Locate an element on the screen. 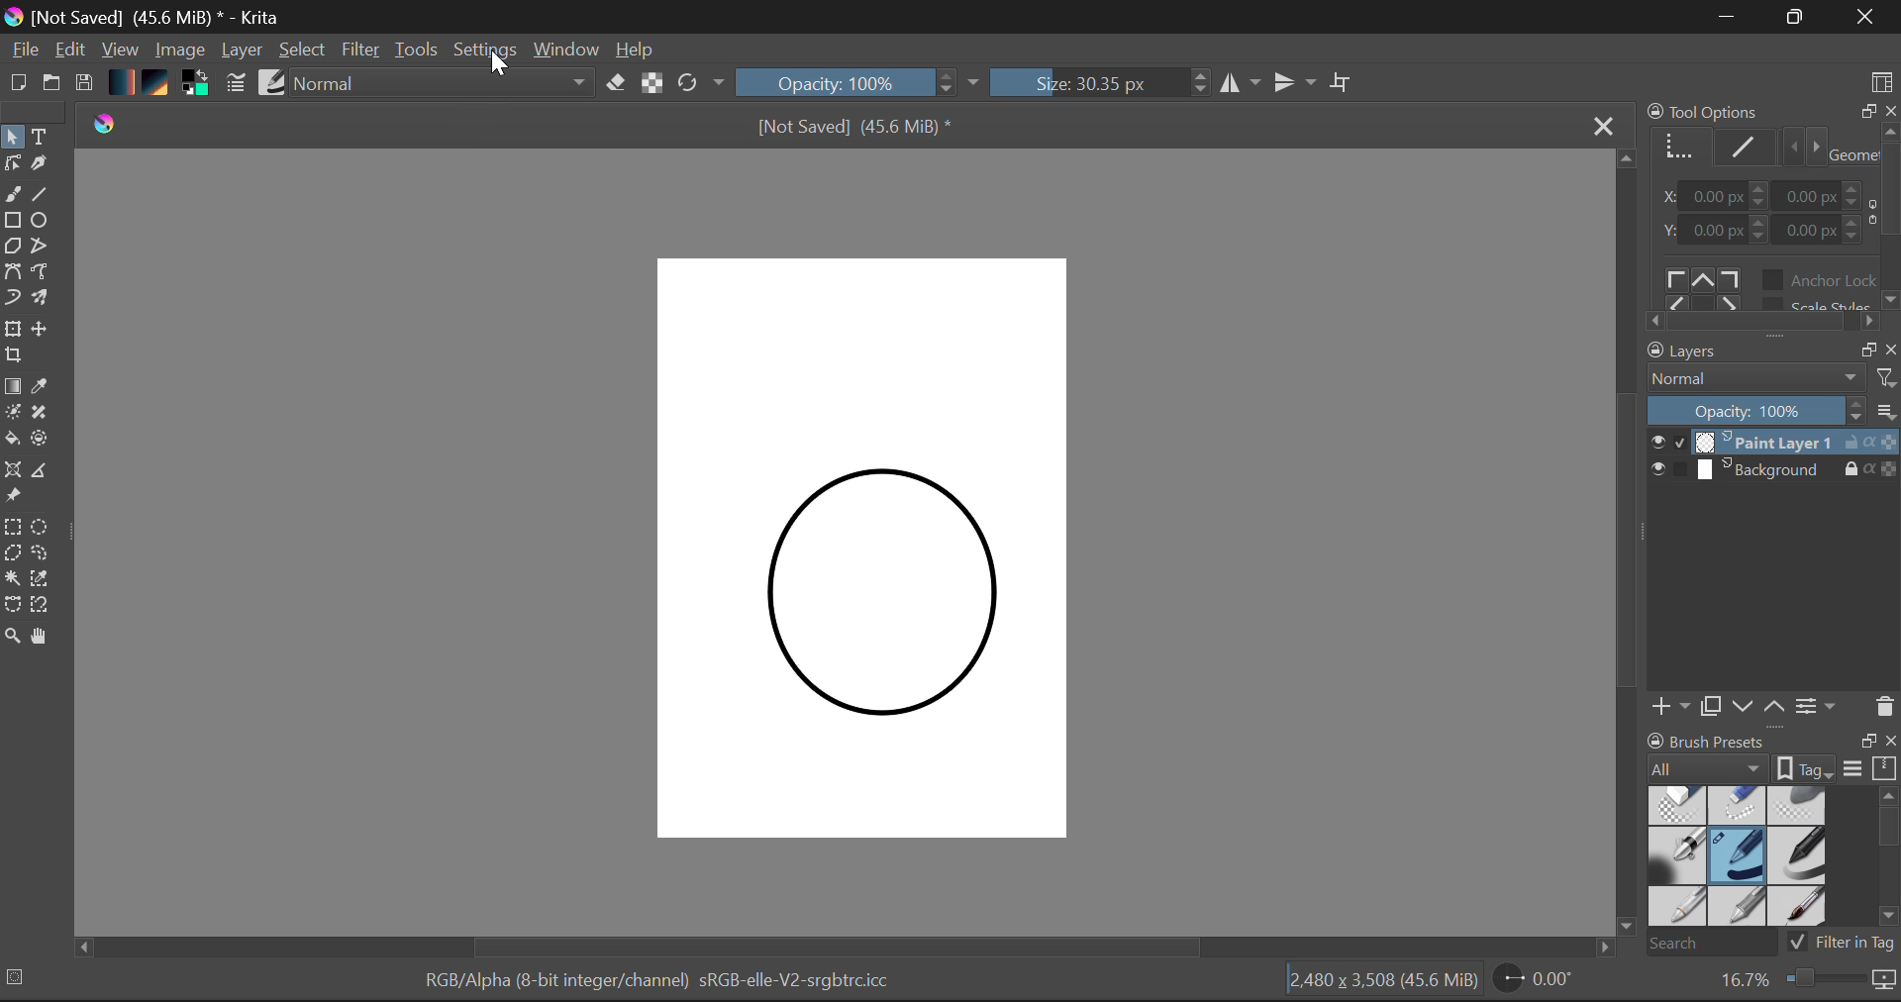 The image size is (1901, 1002). Document Dimensions is located at coordinates (1384, 984).